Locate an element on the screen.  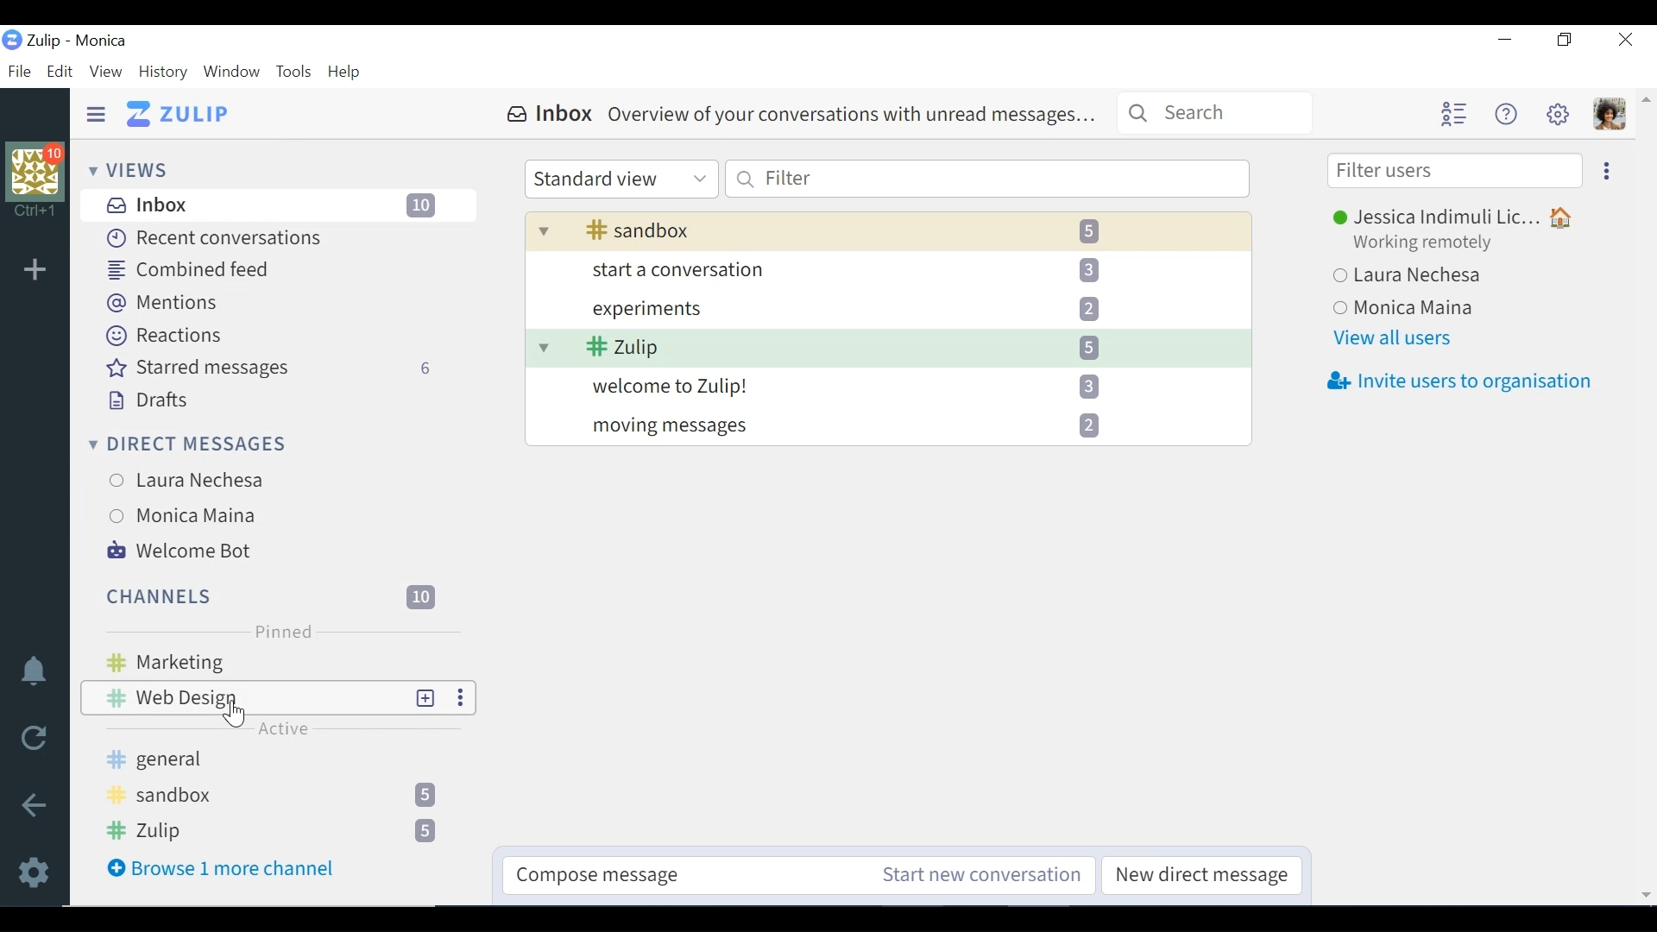
Welcome Bot is located at coordinates (180, 551).